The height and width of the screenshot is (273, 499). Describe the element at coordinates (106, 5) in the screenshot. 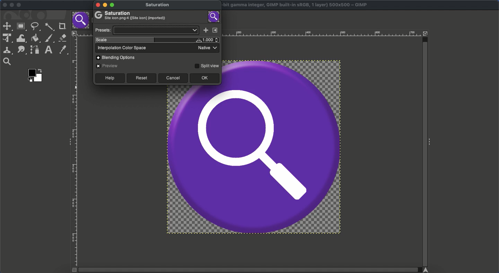

I see `minimize` at that location.